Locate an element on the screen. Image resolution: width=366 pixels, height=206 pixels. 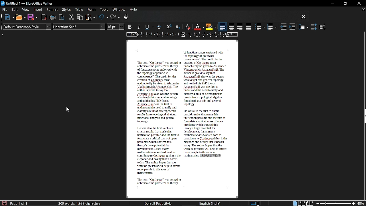
Copy is located at coordinates (80, 17).